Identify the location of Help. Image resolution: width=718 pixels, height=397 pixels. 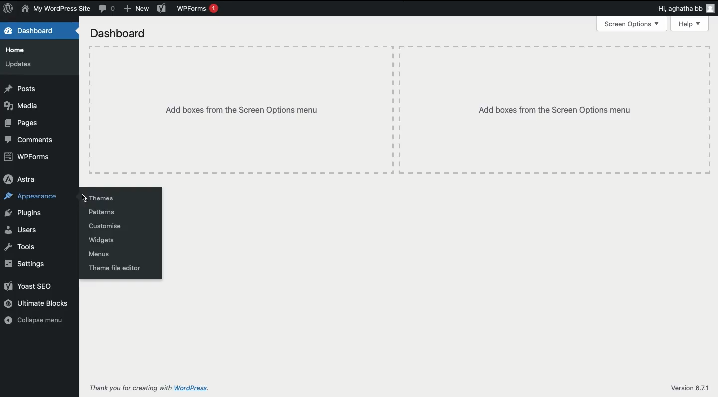
(690, 24).